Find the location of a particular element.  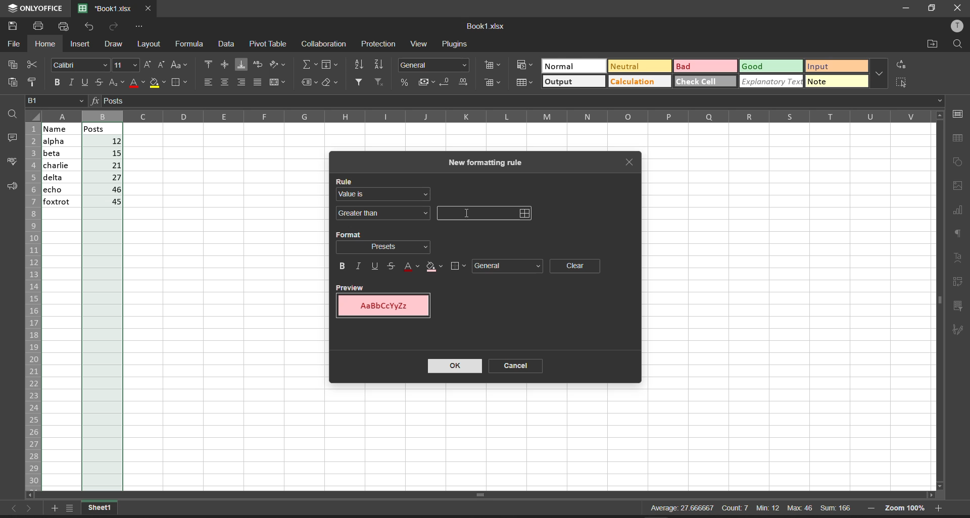

text settings is located at coordinates (960, 257).